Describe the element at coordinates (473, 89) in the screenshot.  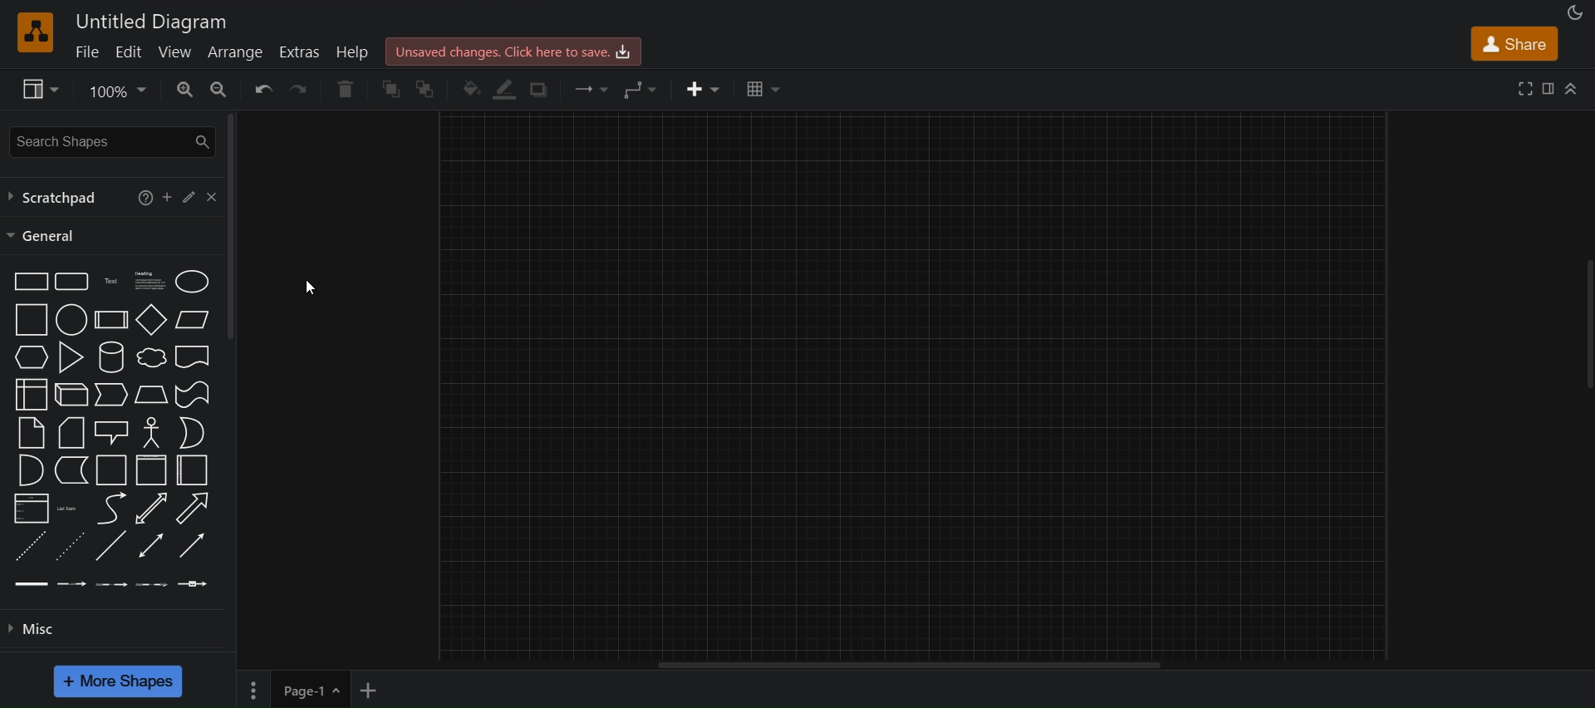
I see `fill color` at that location.